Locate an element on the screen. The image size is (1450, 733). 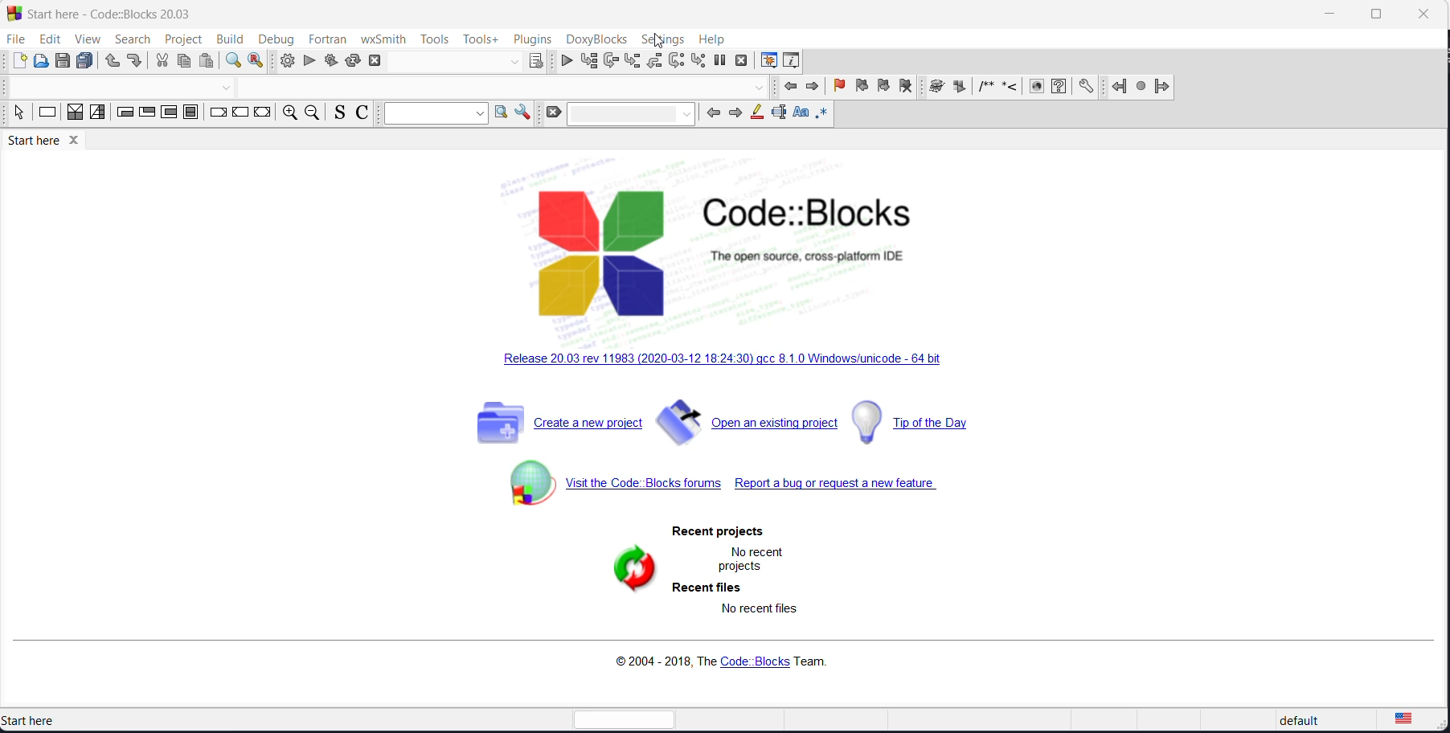
maximize is located at coordinates (1374, 14).